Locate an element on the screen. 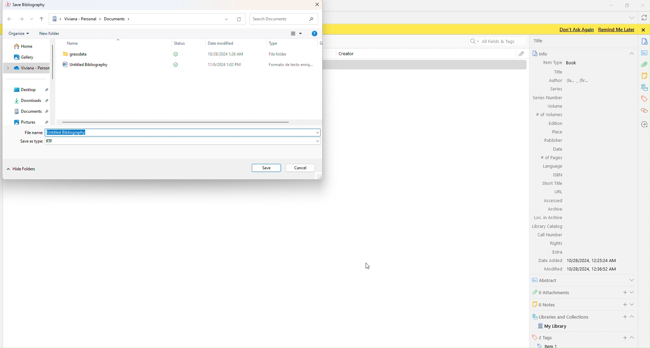  Series Number is located at coordinates (547, 98).